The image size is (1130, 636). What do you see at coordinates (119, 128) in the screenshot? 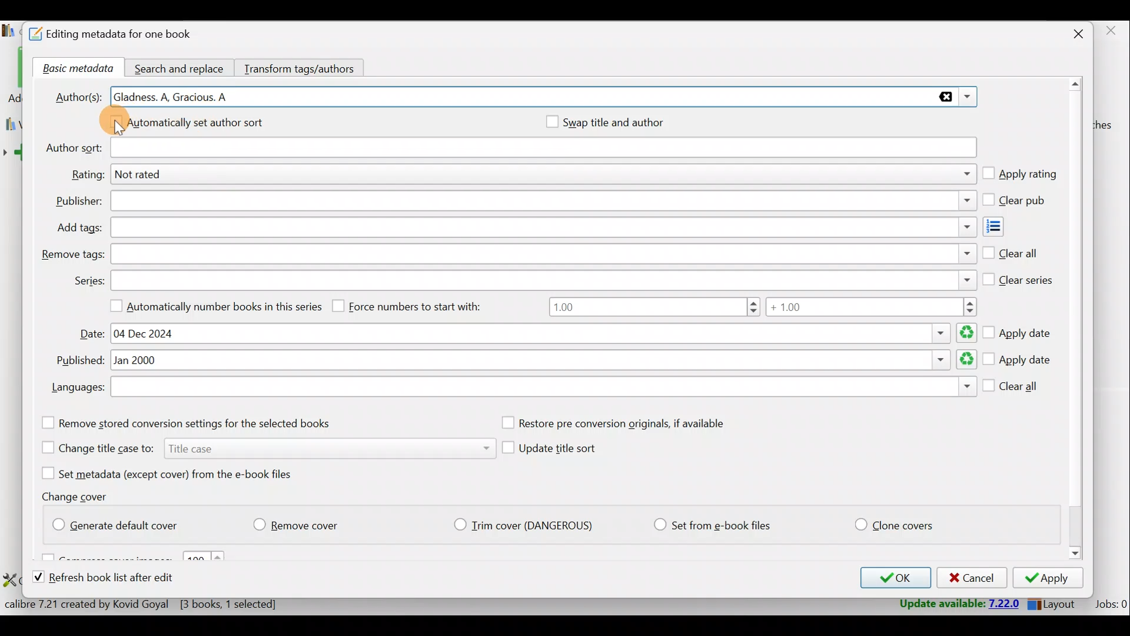
I see `Cursor` at bounding box center [119, 128].